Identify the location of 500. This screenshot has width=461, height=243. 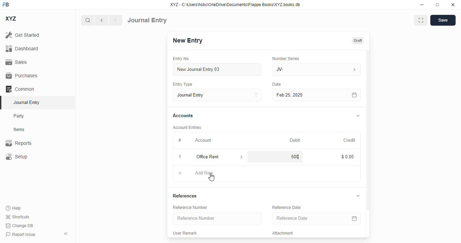
(293, 157).